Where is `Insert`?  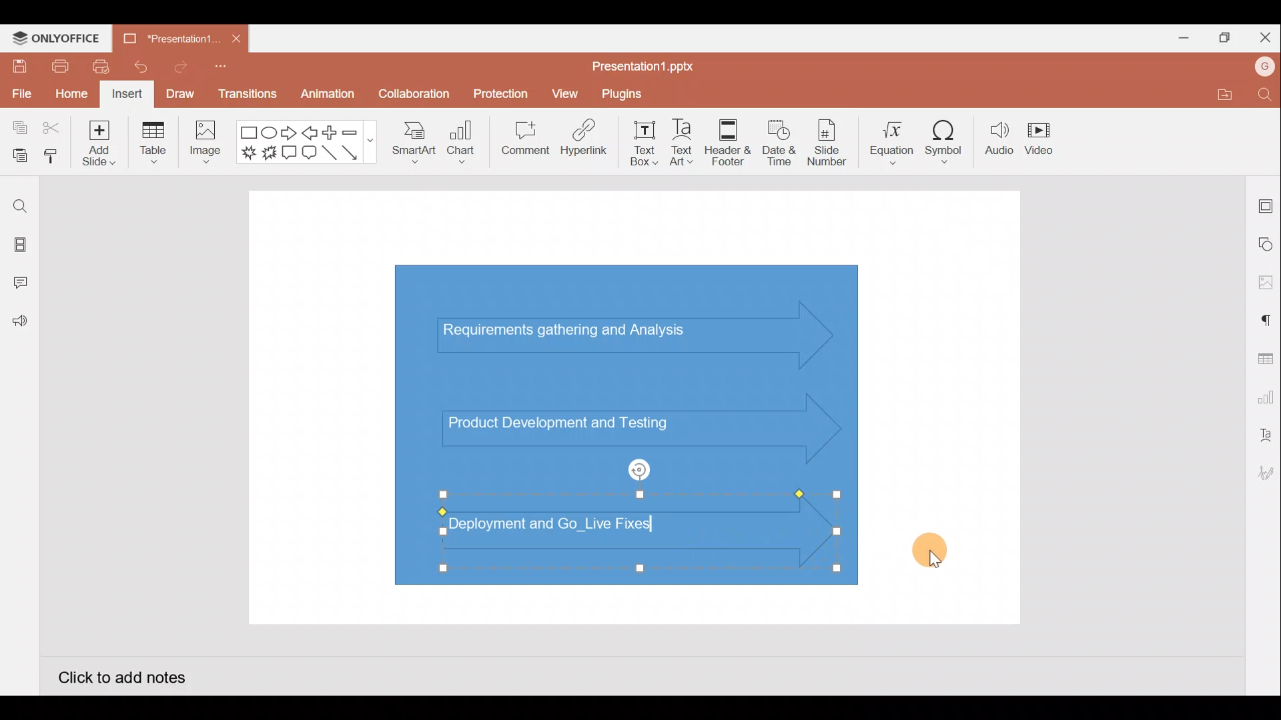
Insert is located at coordinates (127, 95).